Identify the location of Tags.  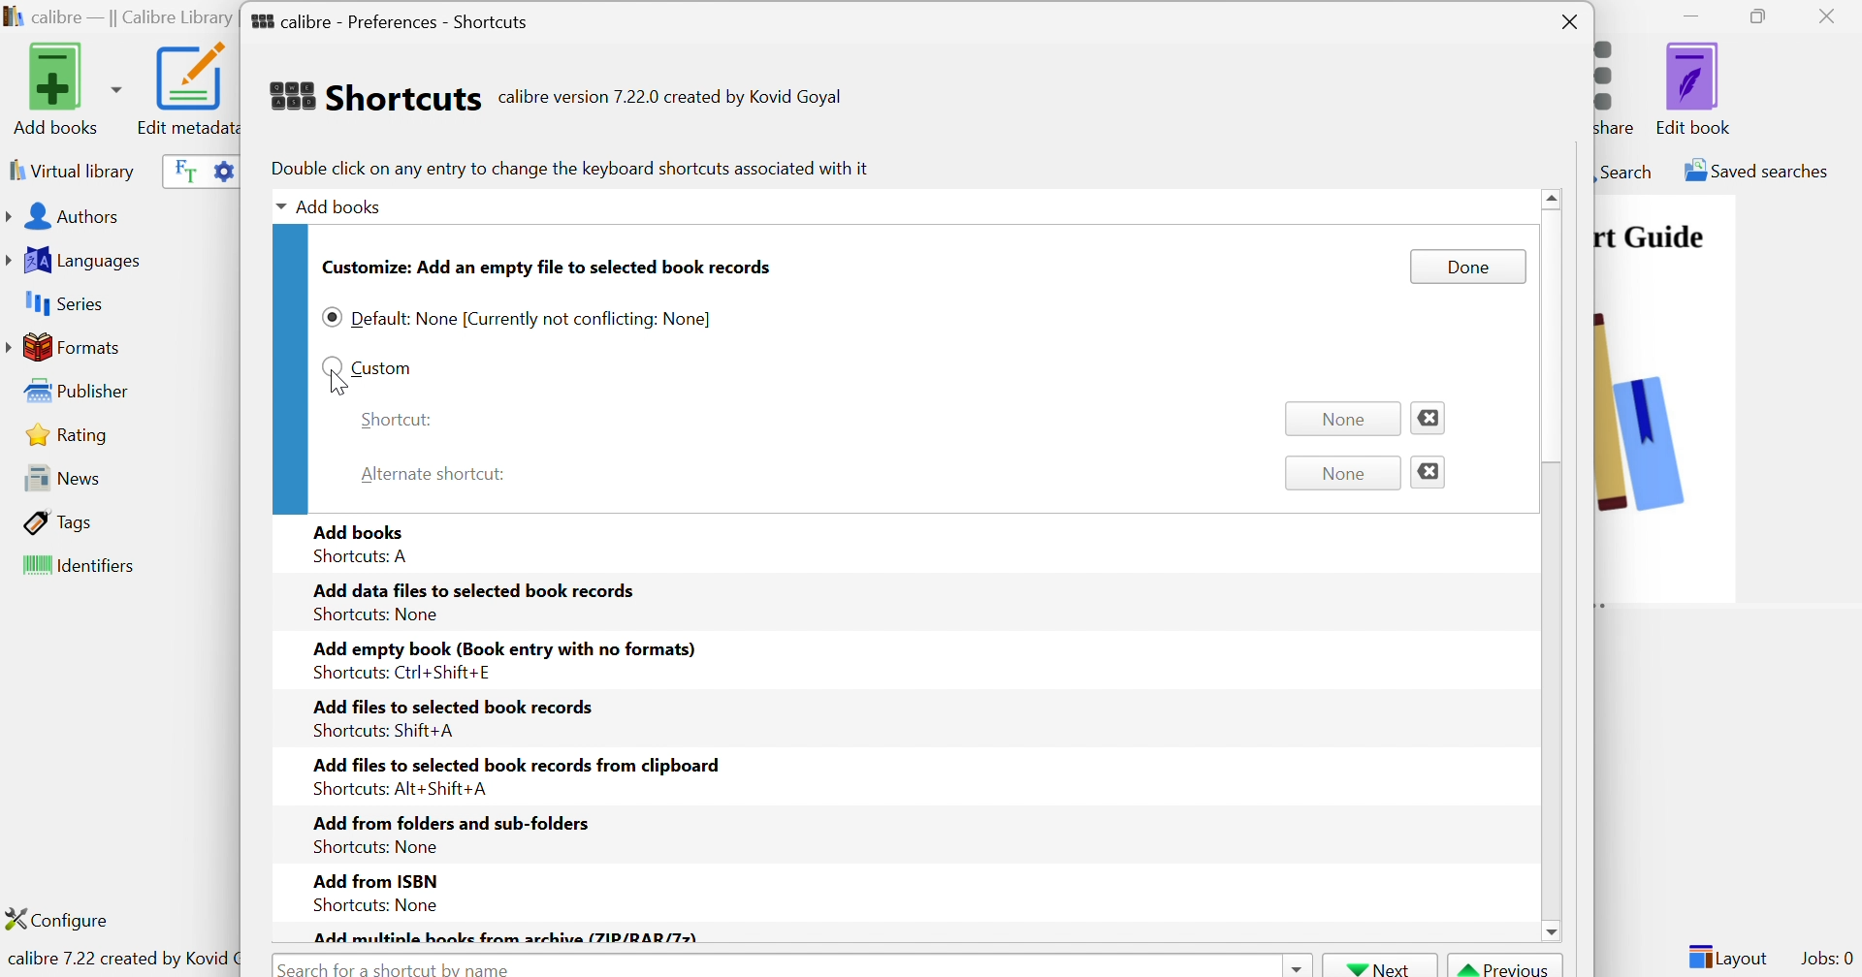
(59, 521).